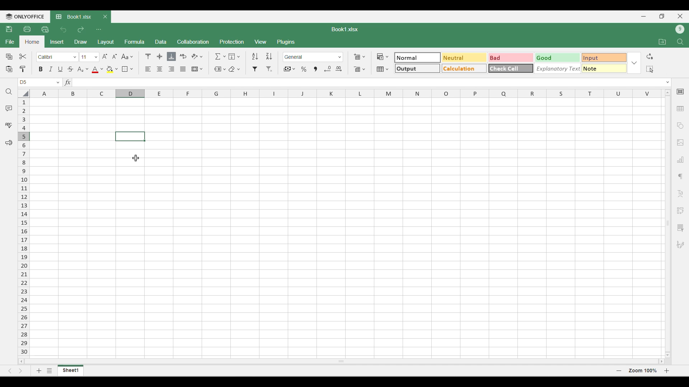 The image size is (689, 387). I want to click on Book1.xlsx, so click(345, 29).